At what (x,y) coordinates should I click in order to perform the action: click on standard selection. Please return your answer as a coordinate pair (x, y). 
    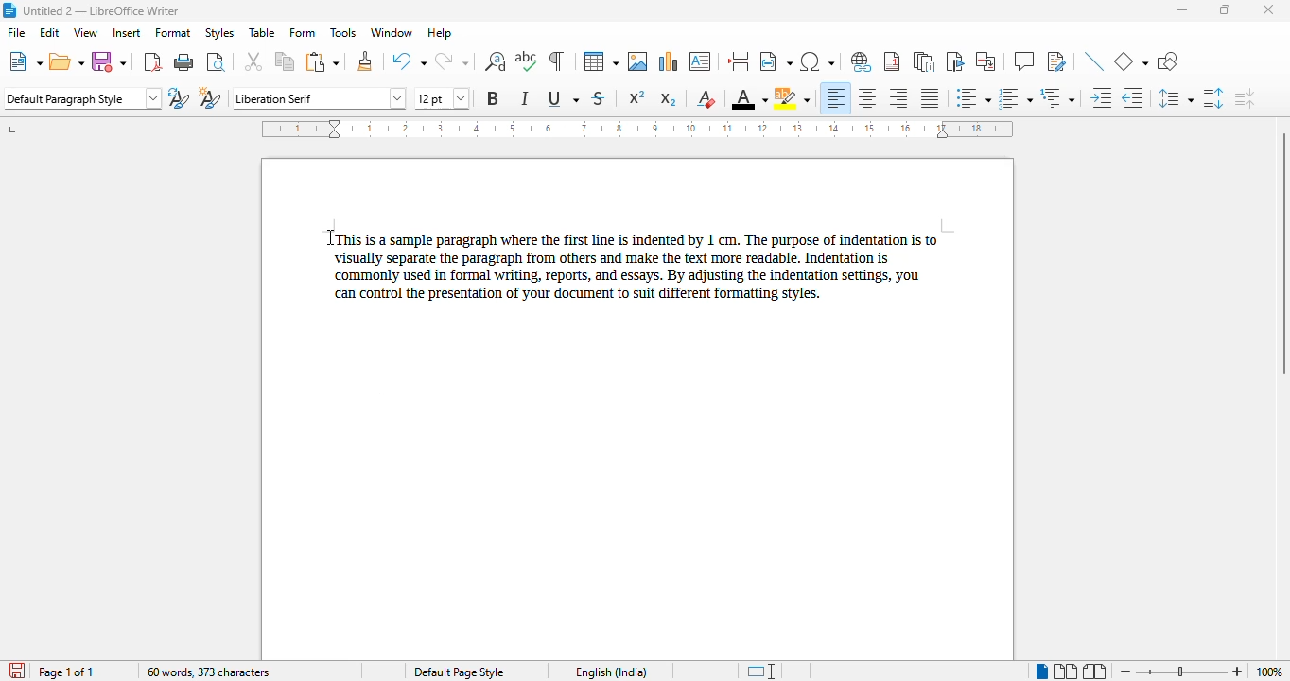
    Looking at the image, I should click on (759, 672).